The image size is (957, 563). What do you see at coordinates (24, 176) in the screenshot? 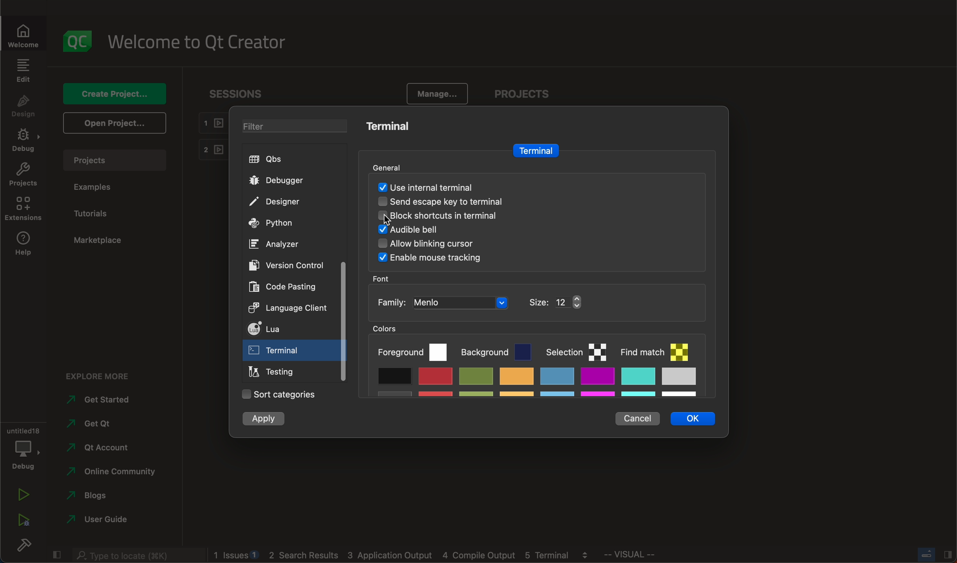
I see `projects` at bounding box center [24, 176].